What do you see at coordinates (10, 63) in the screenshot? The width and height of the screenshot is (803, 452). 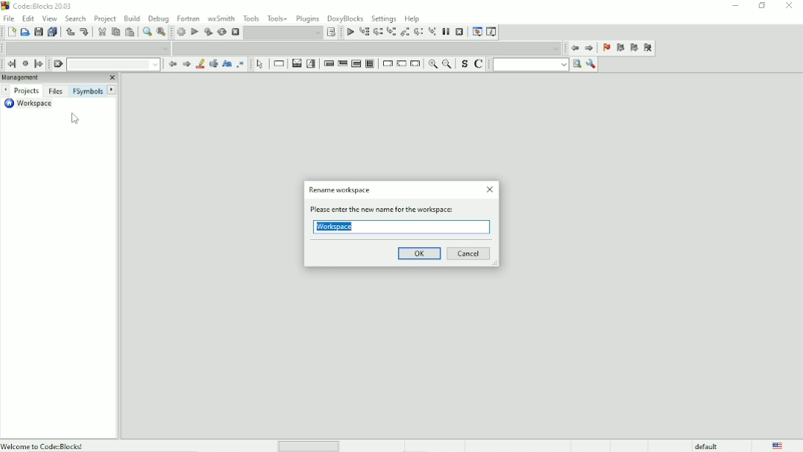 I see `Jump back` at bounding box center [10, 63].